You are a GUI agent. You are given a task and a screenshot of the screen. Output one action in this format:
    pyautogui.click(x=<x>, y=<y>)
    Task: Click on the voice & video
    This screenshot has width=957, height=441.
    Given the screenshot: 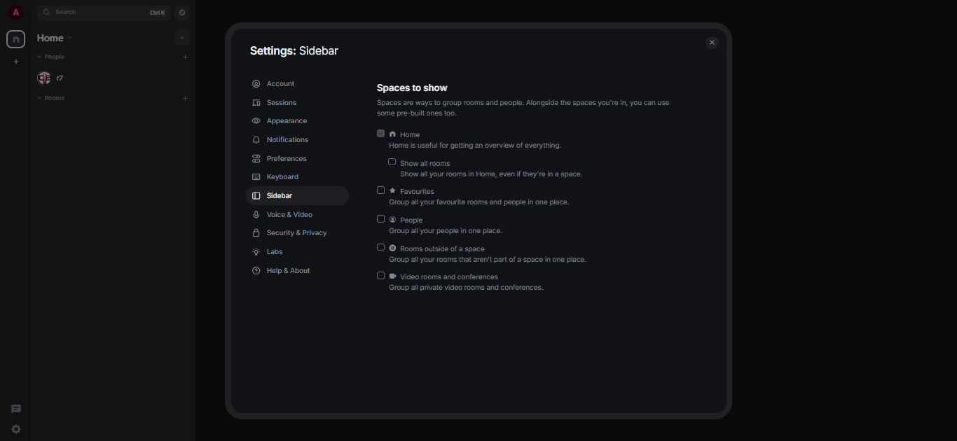 What is the action you would take?
    pyautogui.click(x=285, y=214)
    